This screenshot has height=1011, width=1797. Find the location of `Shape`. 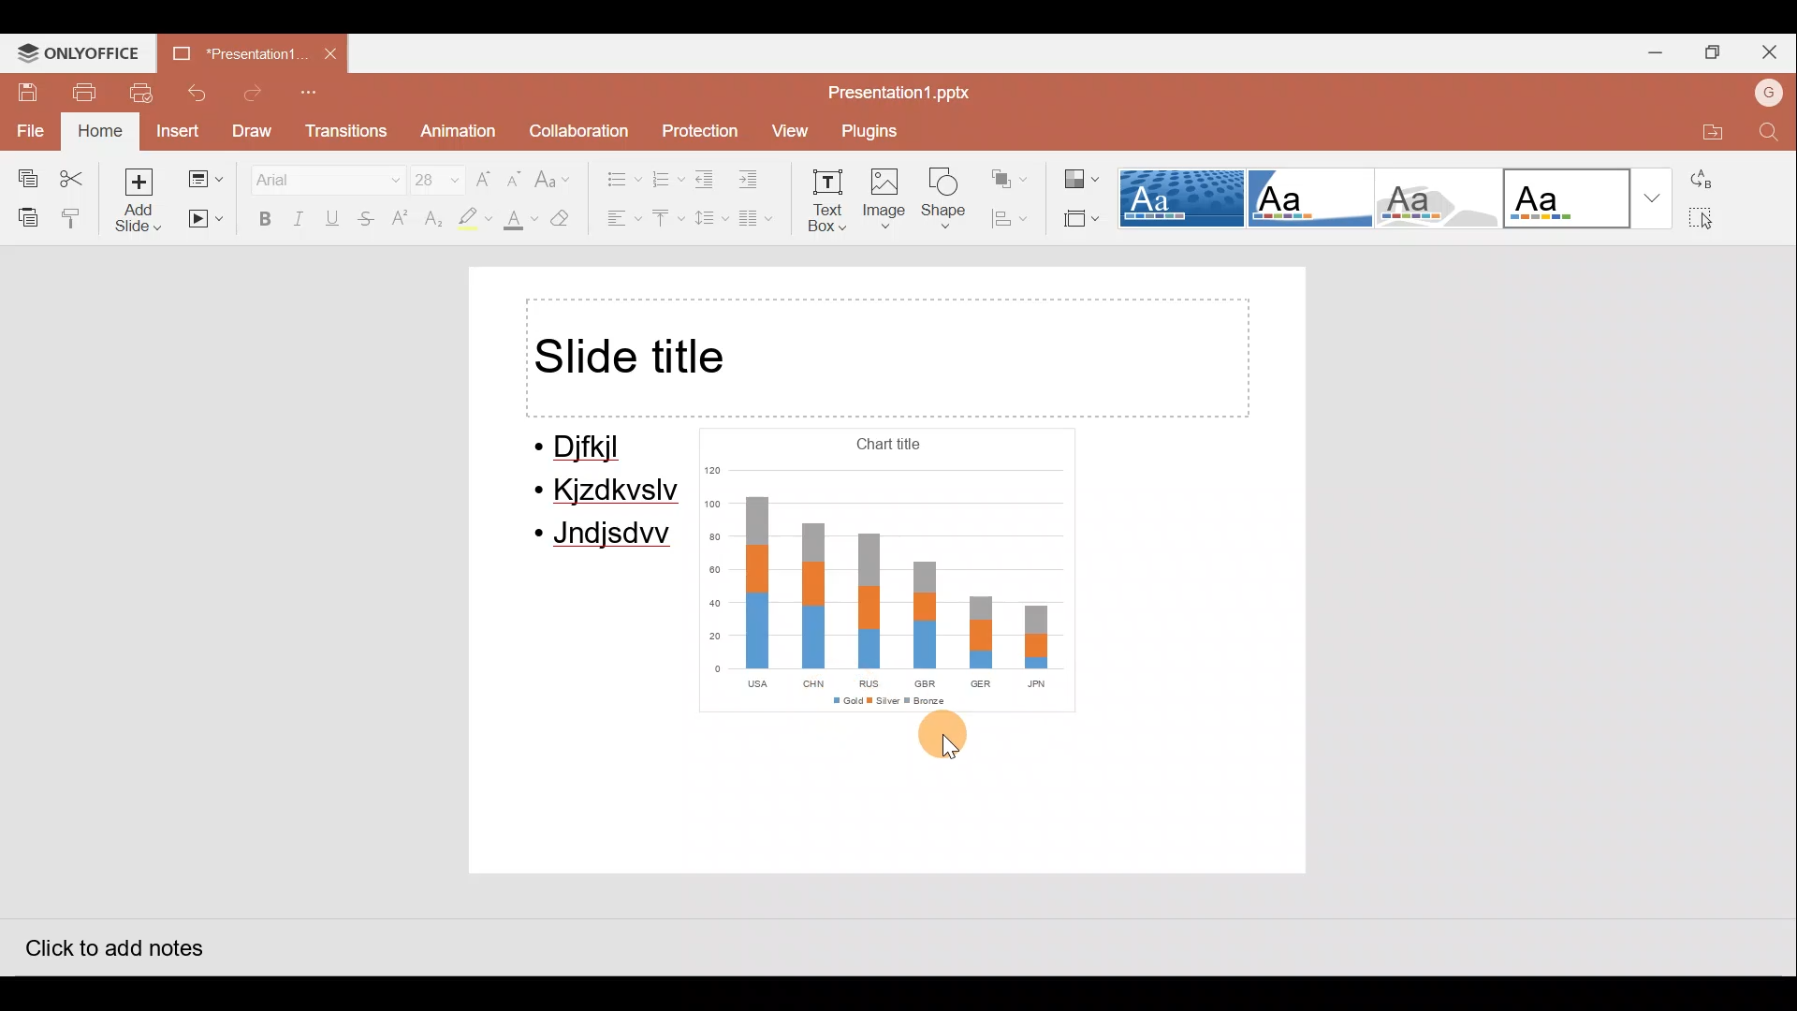

Shape is located at coordinates (949, 202).